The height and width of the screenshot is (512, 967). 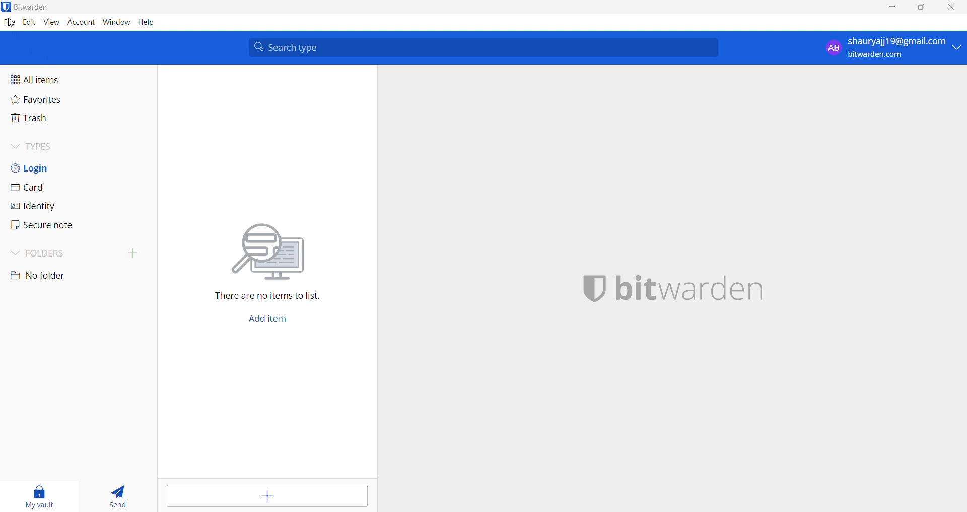 What do you see at coordinates (278, 322) in the screenshot?
I see `add item` at bounding box center [278, 322].